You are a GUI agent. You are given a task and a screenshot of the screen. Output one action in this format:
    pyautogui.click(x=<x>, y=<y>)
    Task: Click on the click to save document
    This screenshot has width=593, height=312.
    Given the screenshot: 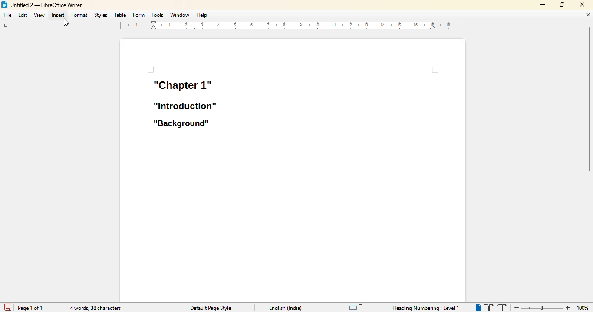 What is the action you would take?
    pyautogui.click(x=7, y=307)
    